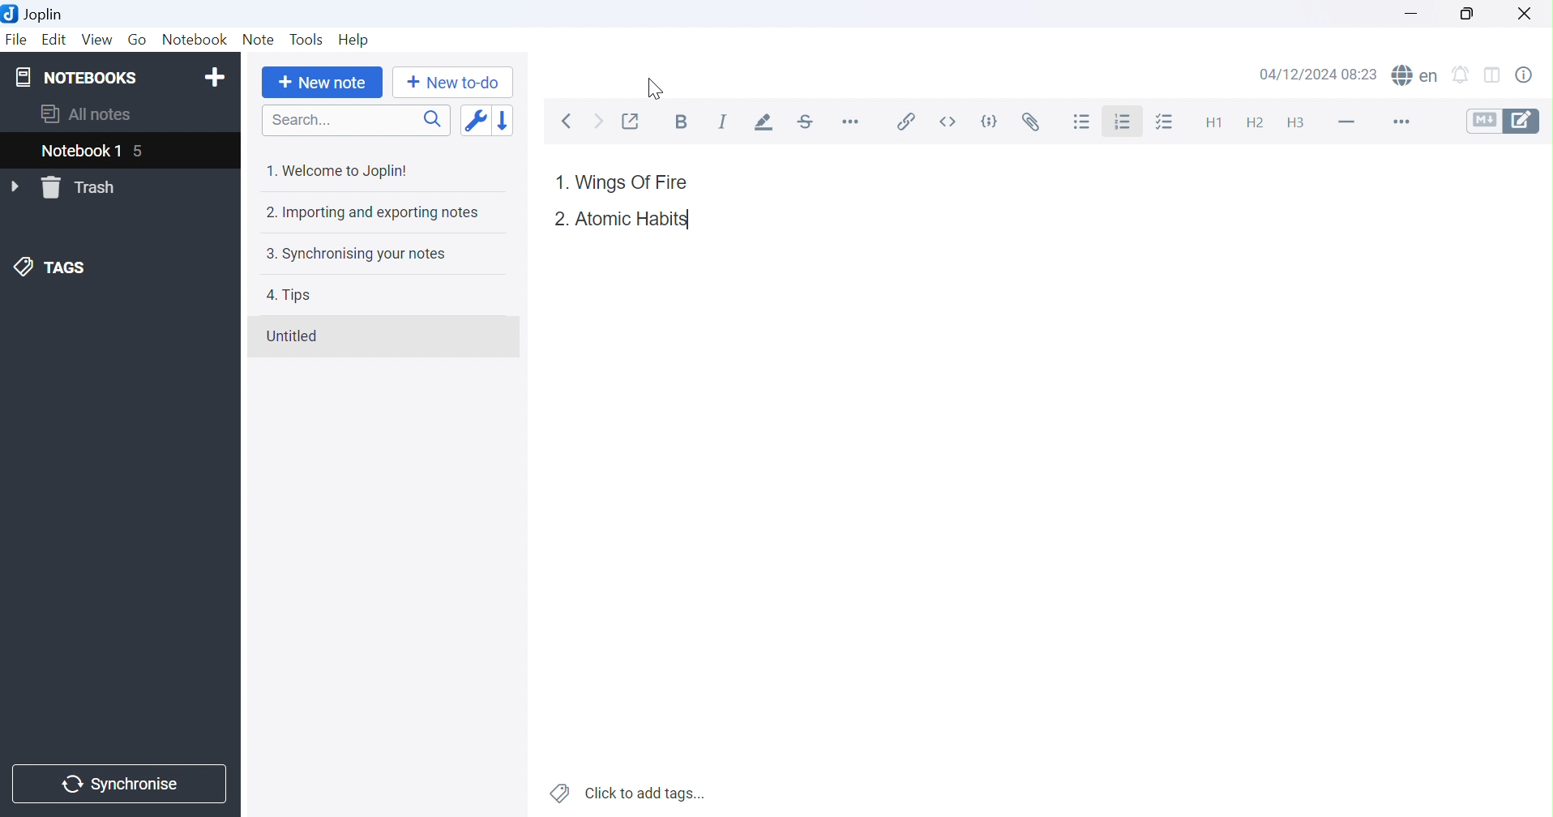  What do you see at coordinates (218, 75) in the screenshot?
I see `Add notebooks` at bounding box center [218, 75].